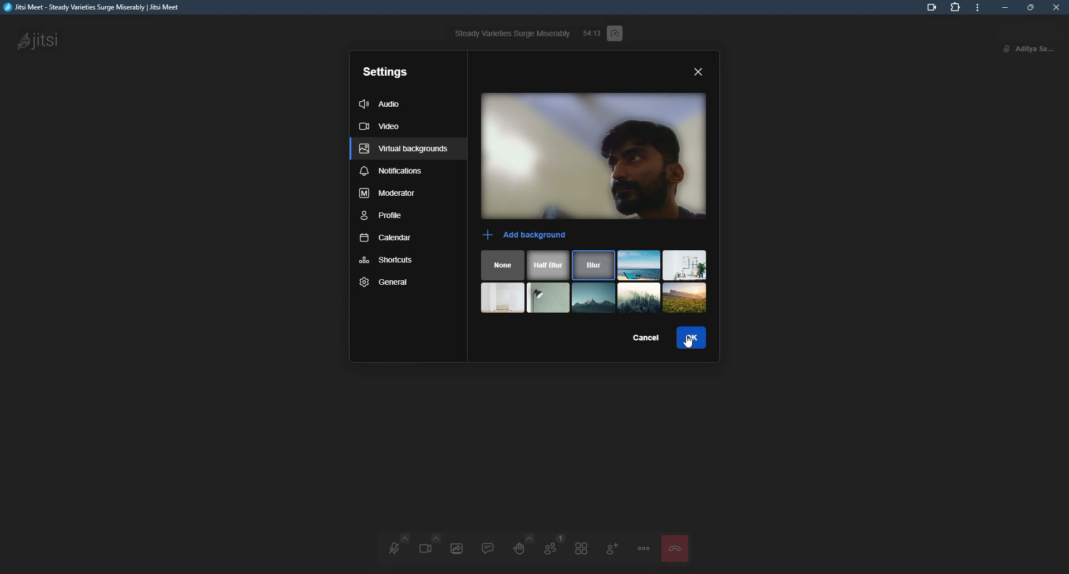 The width and height of the screenshot is (1069, 574). What do you see at coordinates (503, 265) in the screenshot?
I see `none` at bounding box center [503, 265].